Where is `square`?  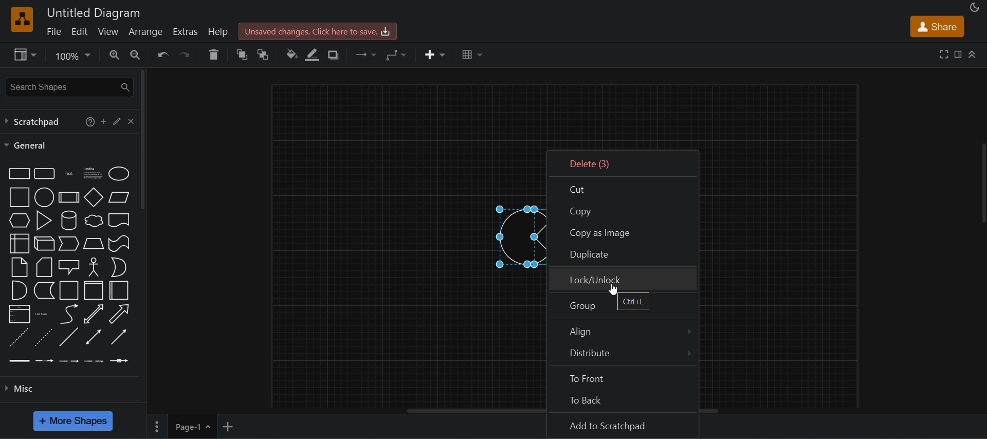 square is located at coordinates (17, 197).